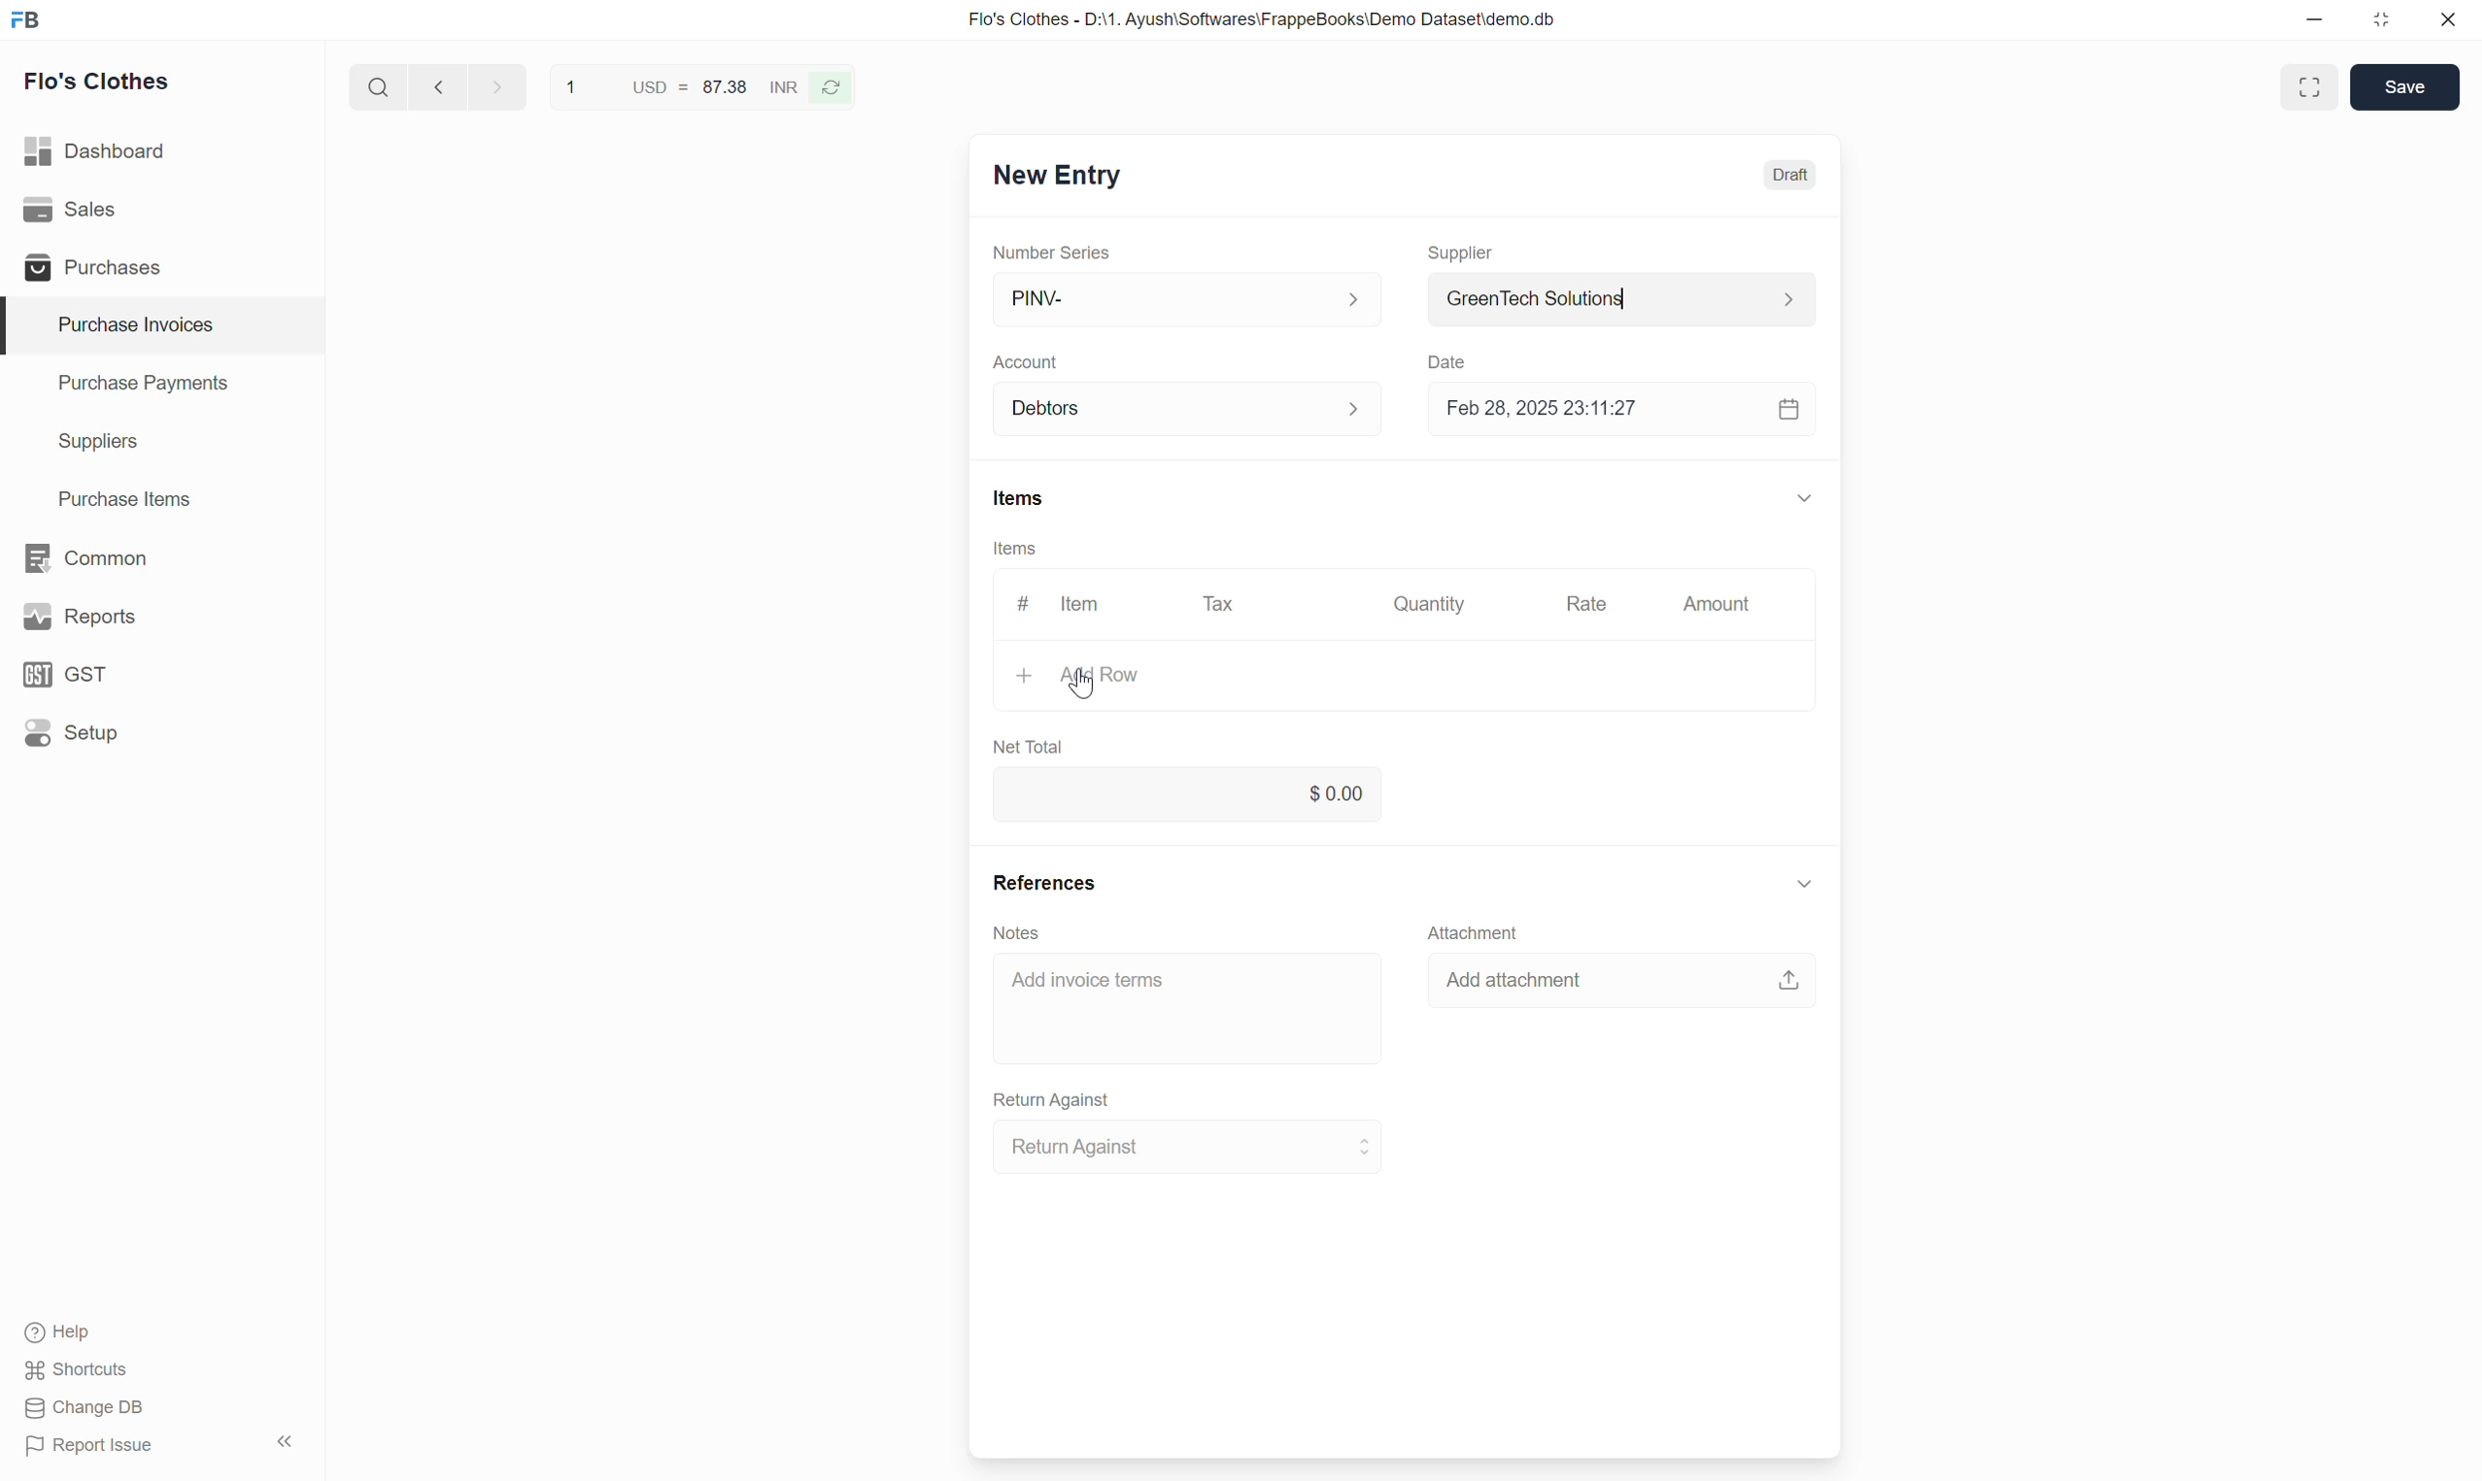  What do you see at coordinates (1016, 548) in the screenshot?
I see `Items` at bounding box center [1016, 548].